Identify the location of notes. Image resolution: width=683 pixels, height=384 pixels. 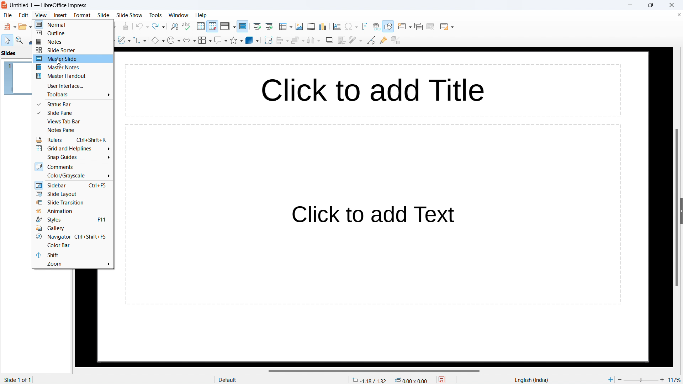
(73, 42).